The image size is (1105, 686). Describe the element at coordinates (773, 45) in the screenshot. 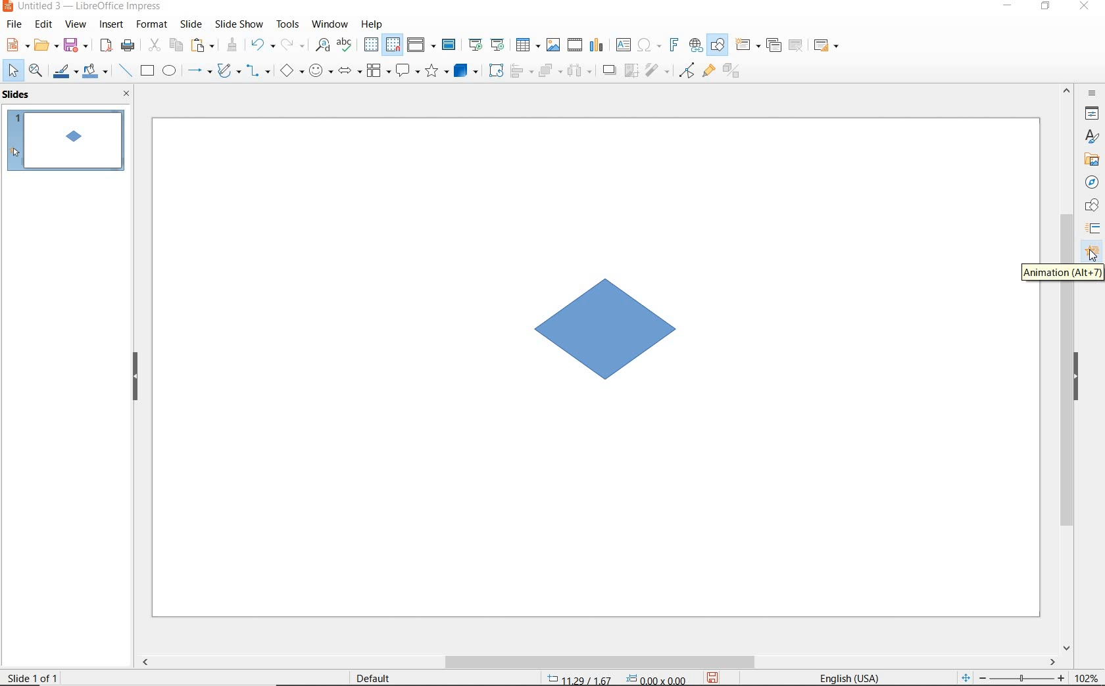

I see `duplicate slide` at that location.